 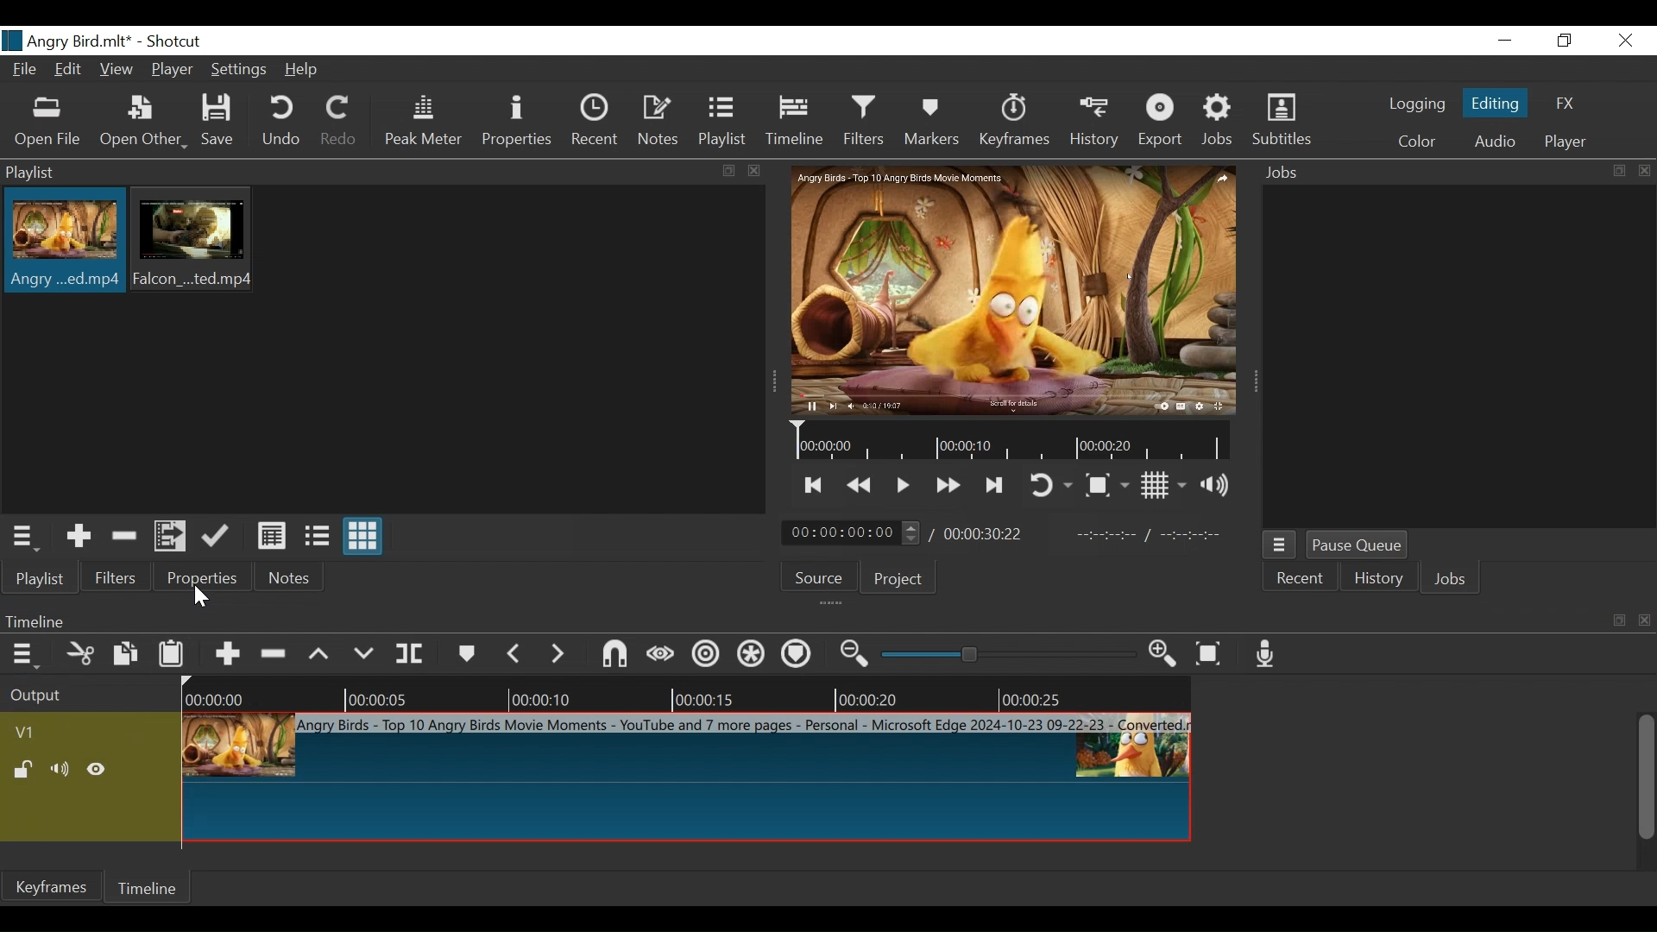 I want to click on Project, so click(x=898, y=579).